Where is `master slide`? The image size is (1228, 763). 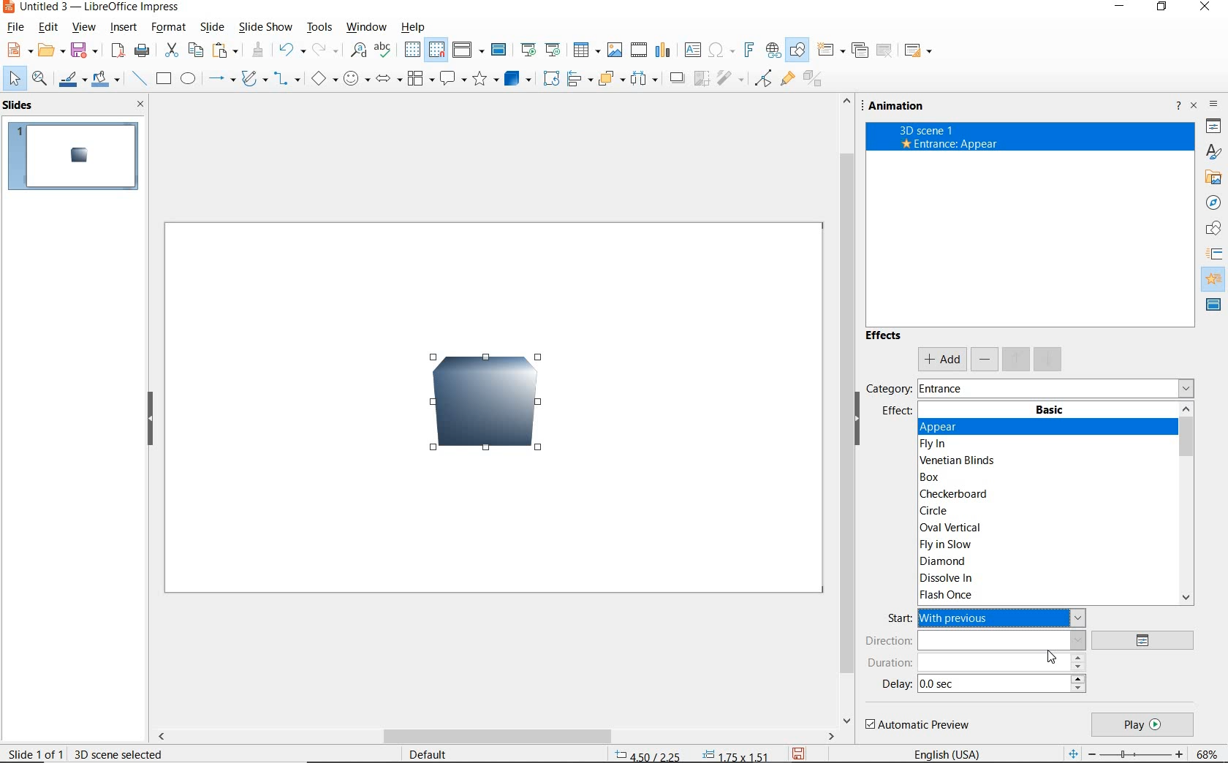 master slide is located at coordinates (501, 50).